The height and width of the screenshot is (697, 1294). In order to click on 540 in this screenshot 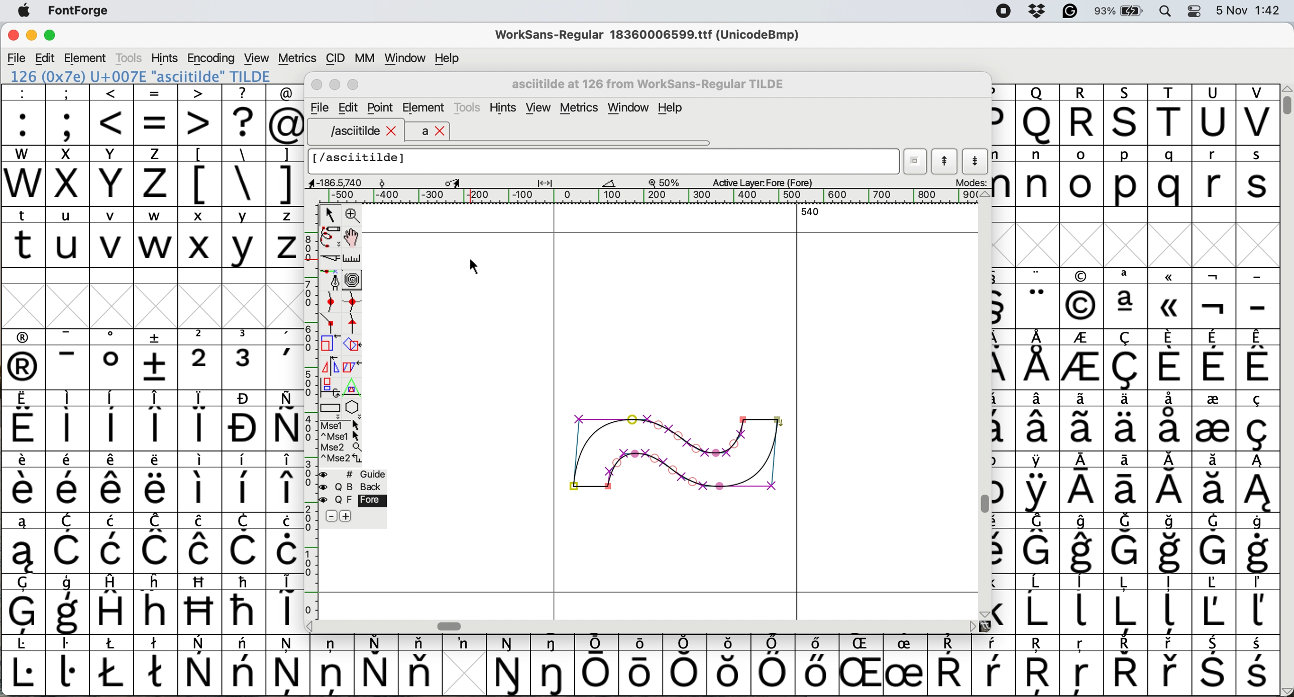, I will do `click(811, 213)`.